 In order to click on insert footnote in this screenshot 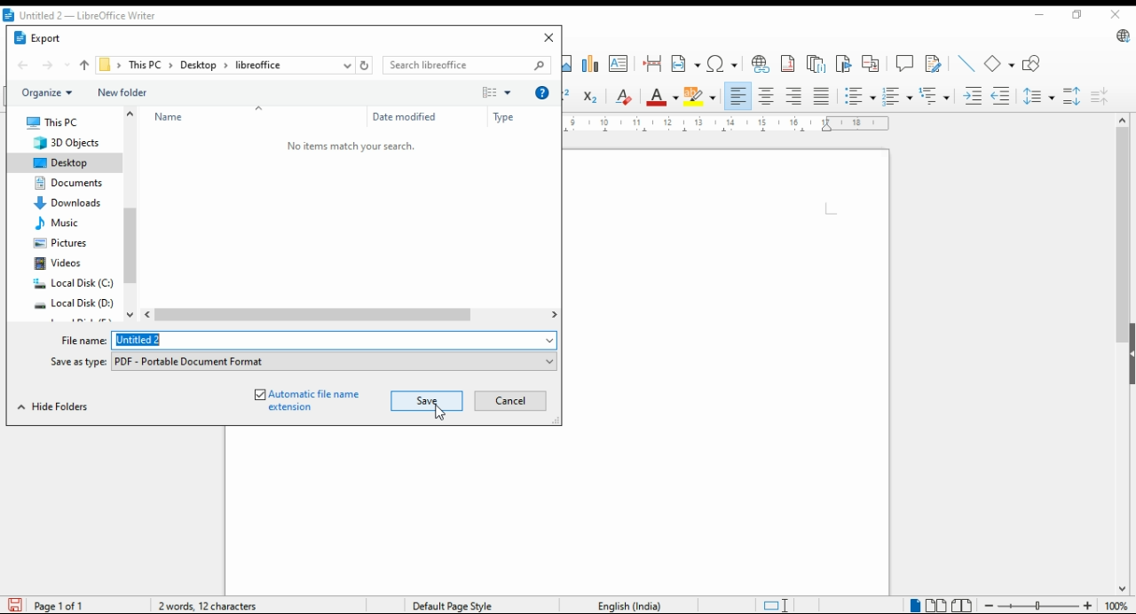, I will do `click(787, 63)`.